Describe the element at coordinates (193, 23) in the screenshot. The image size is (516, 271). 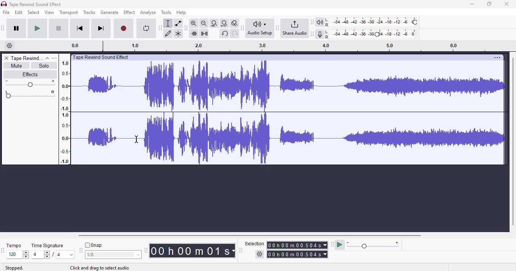
I see `zoom in` at that location.